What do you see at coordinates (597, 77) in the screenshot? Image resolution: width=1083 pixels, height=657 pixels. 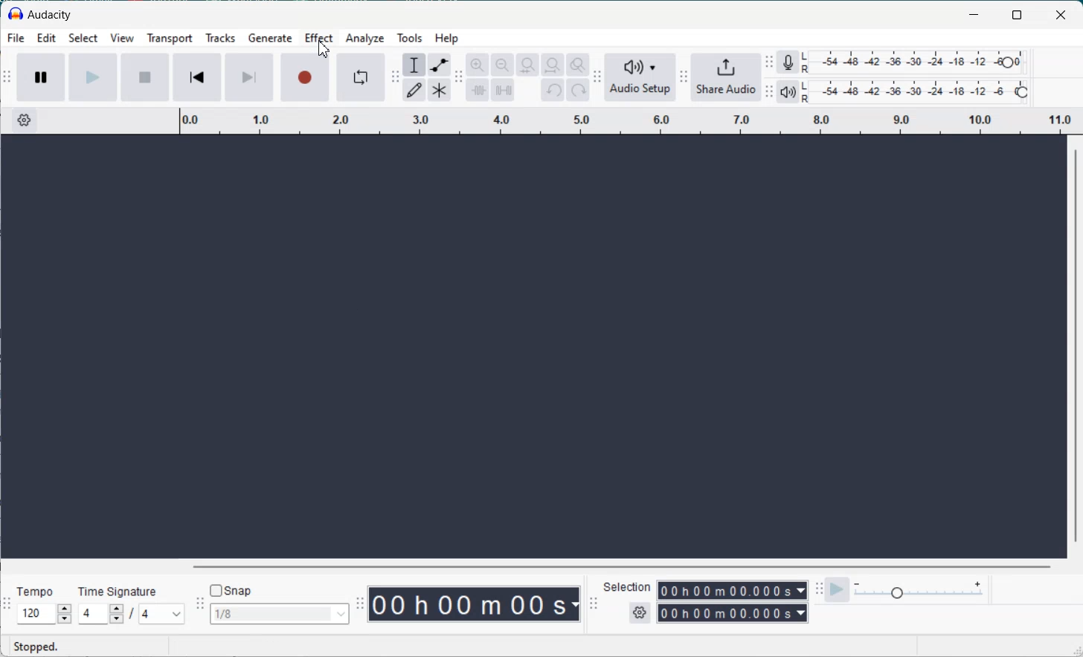 I see `Audacity audio setup toolbar` at bounding box center [597, 77].